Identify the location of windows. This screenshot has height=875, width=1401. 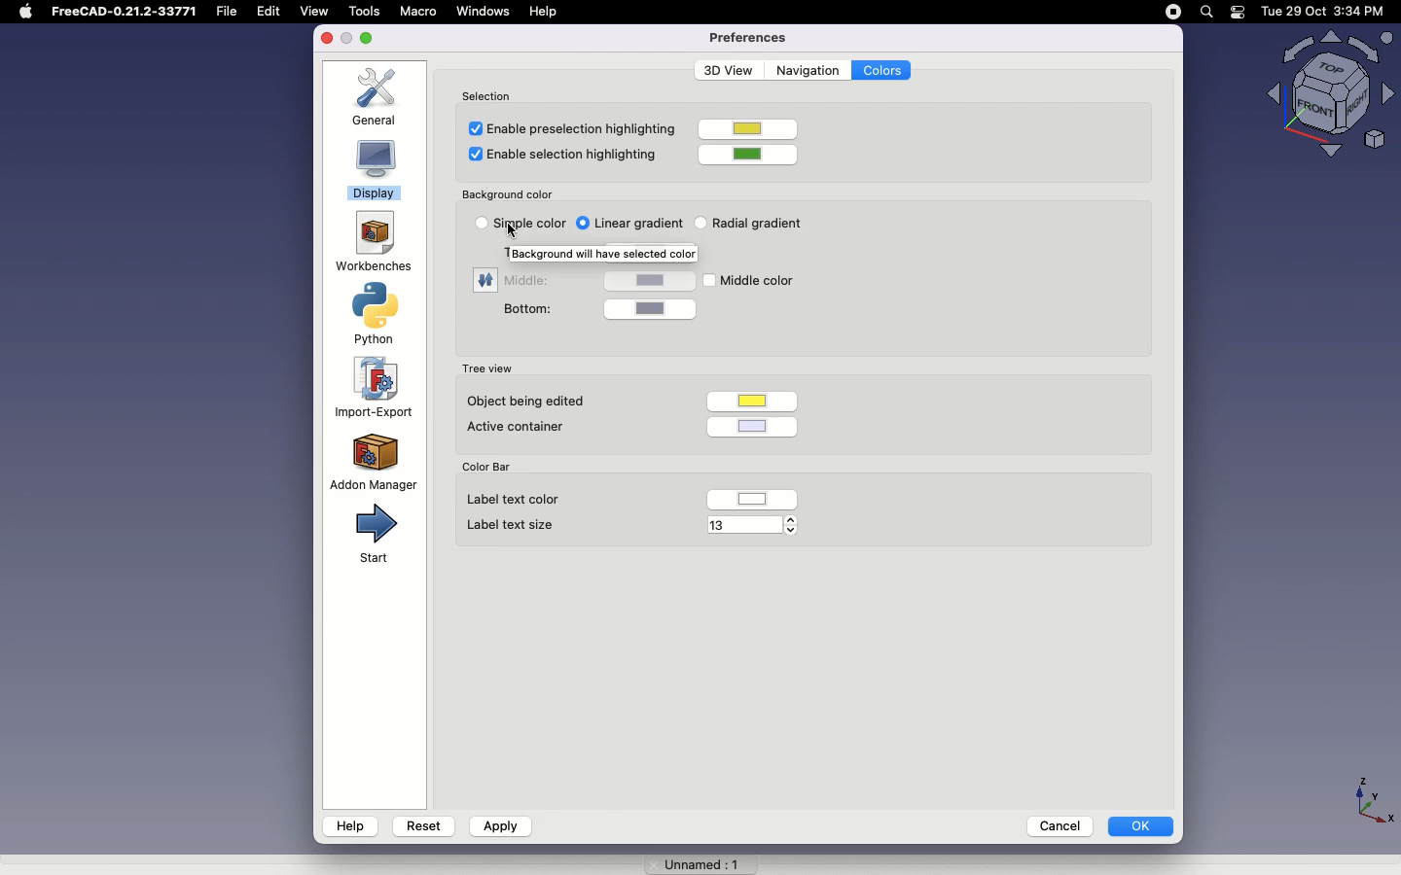
(484, 12).